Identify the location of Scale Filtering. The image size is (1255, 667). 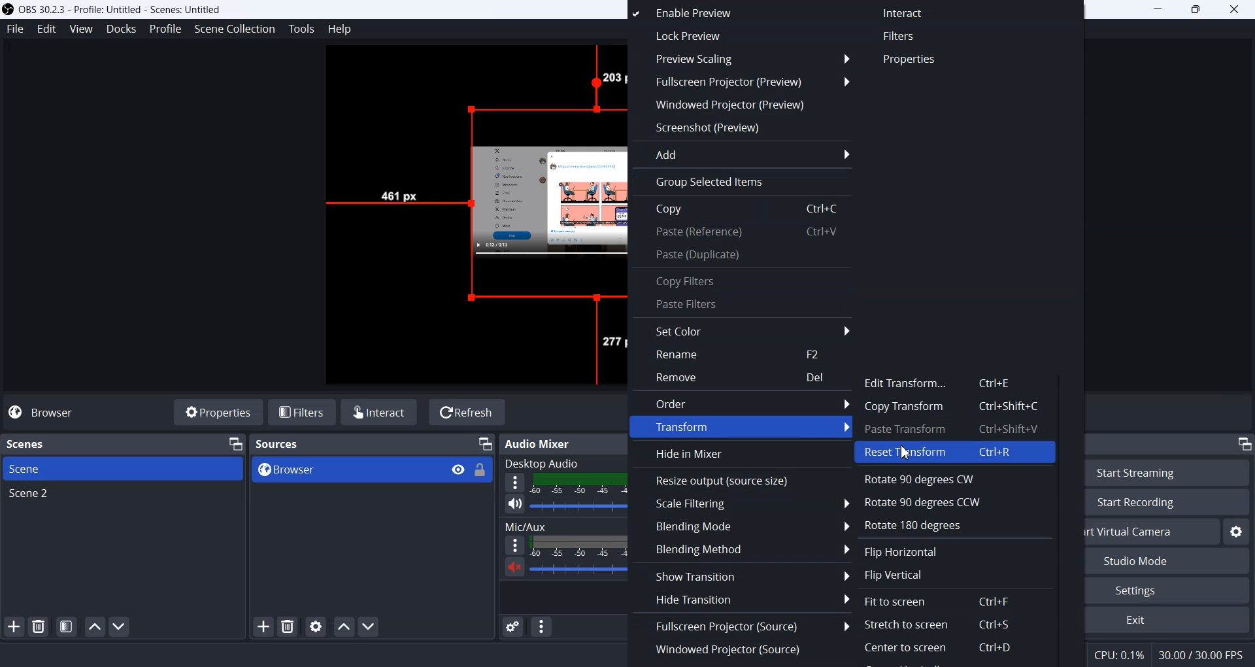
(742, 504).